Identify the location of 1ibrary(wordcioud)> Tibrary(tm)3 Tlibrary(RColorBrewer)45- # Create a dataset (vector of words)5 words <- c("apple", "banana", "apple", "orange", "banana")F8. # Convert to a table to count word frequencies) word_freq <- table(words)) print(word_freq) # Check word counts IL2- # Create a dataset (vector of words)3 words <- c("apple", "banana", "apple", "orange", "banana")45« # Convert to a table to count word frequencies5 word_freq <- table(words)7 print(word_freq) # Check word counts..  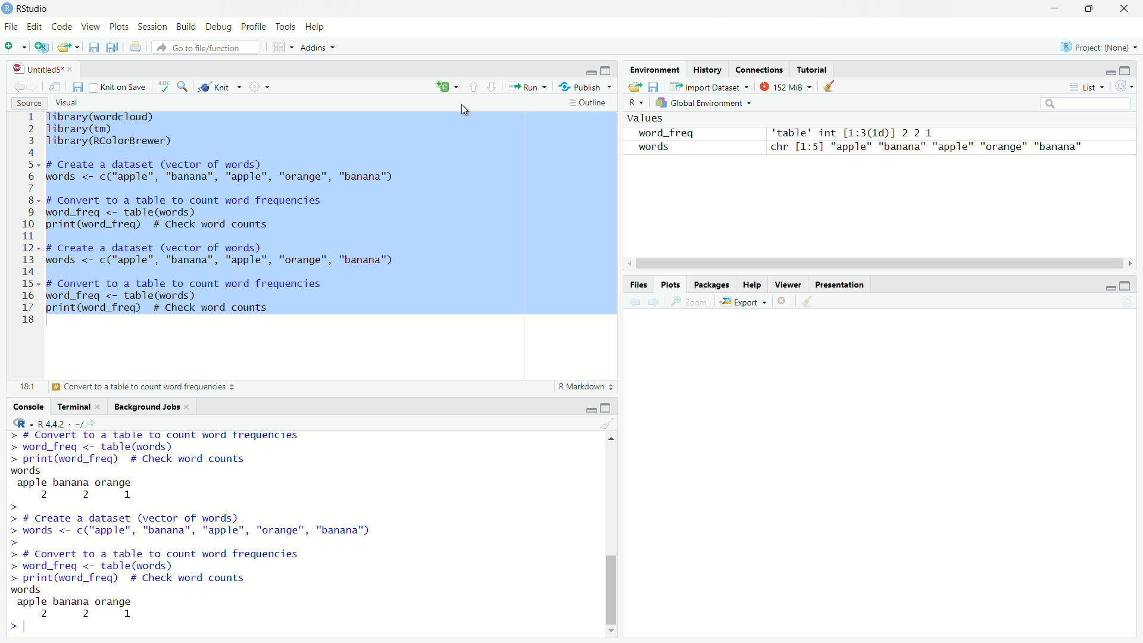
(223, 215).